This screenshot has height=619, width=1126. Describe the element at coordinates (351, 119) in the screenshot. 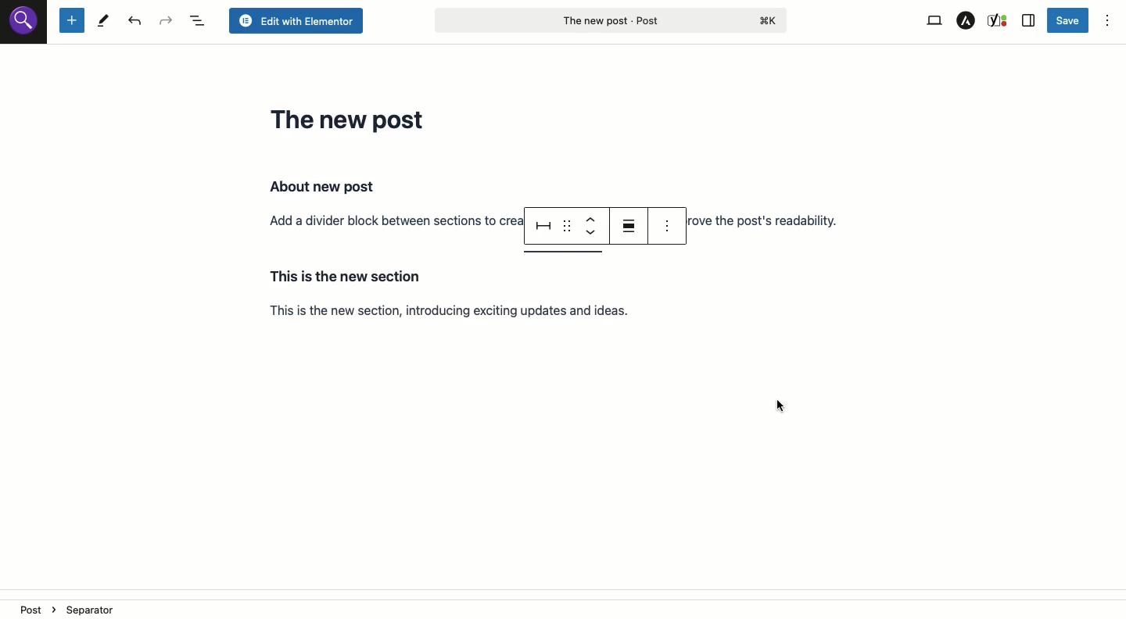

I see `Headline` at that location.